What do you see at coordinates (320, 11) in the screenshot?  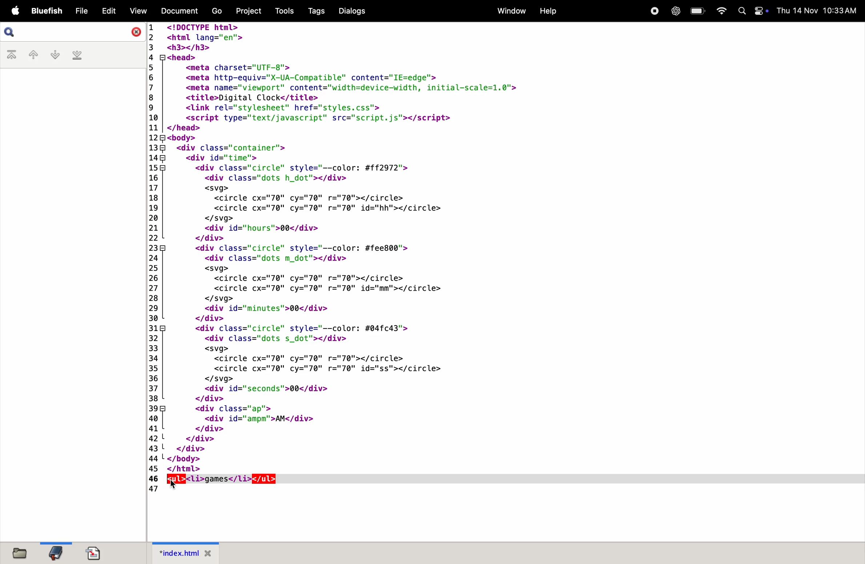 I see `tags` at bounding box center [320, 11].